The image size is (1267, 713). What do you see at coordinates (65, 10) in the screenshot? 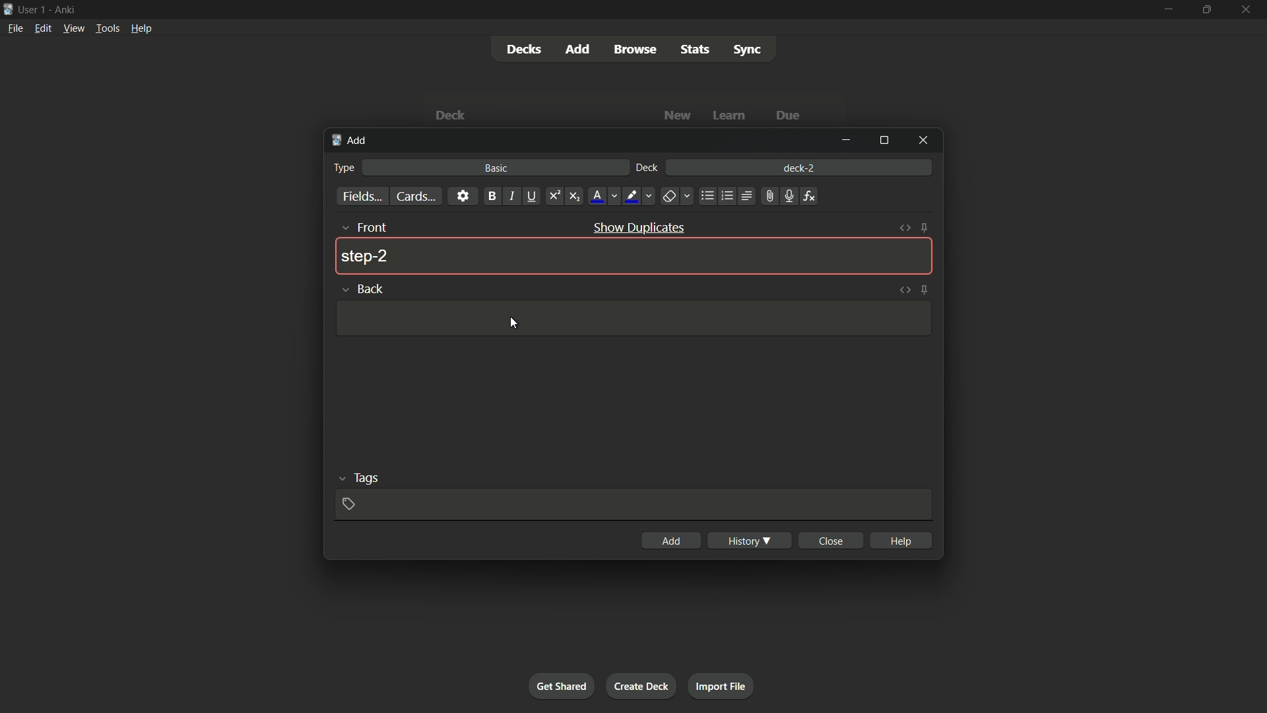
I see `app name` at bounding box center [65, 10].